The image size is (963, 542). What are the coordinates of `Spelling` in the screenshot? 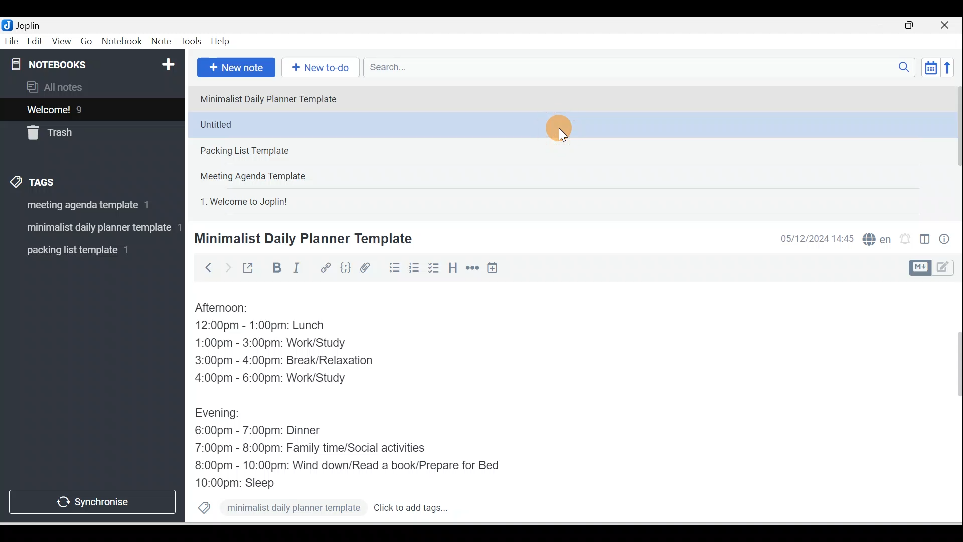 It's located at (875, 238).